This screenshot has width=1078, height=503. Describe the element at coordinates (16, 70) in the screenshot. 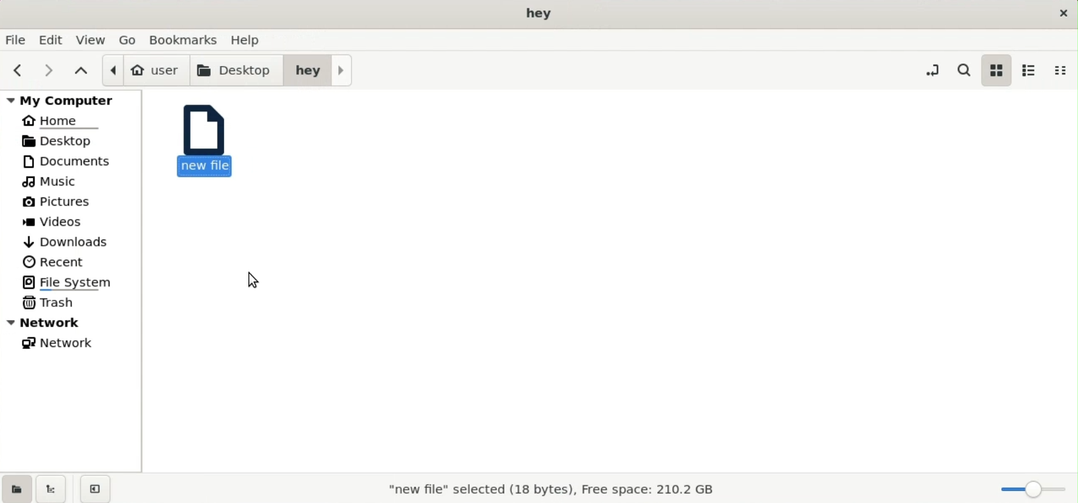

I see `previous` at that location.